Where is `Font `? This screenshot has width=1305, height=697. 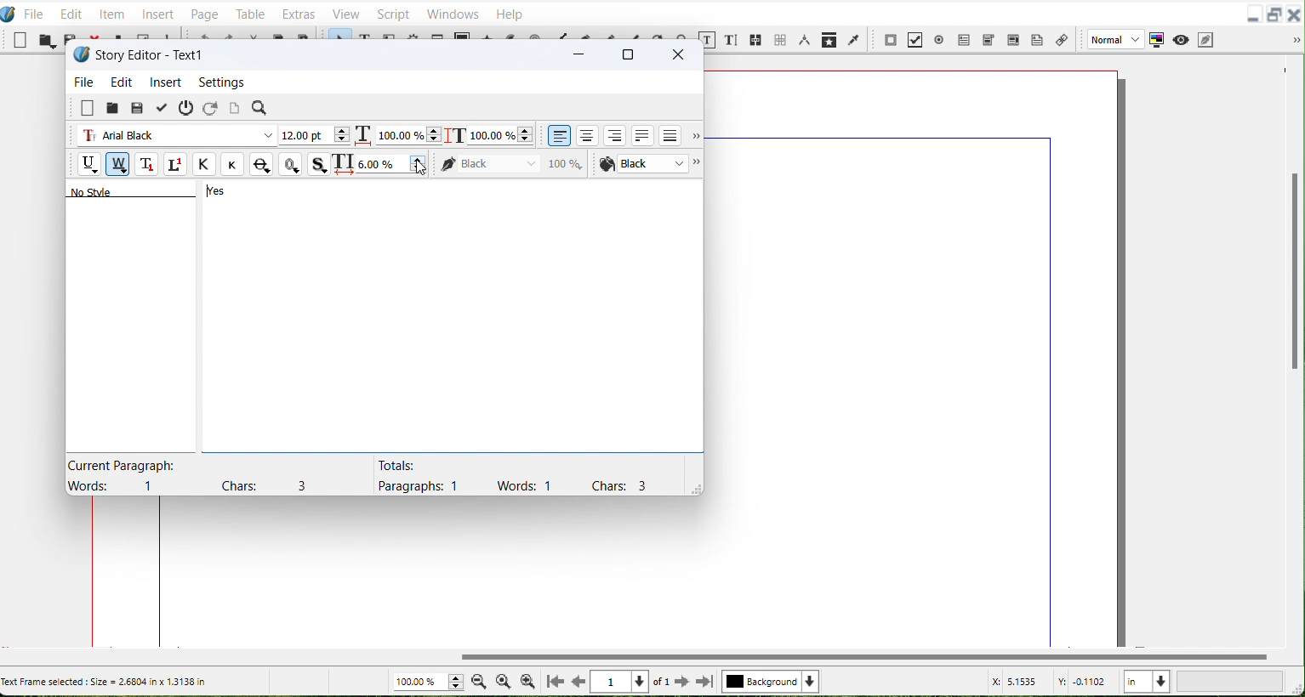
Font  is located at coordinates (174, 134).